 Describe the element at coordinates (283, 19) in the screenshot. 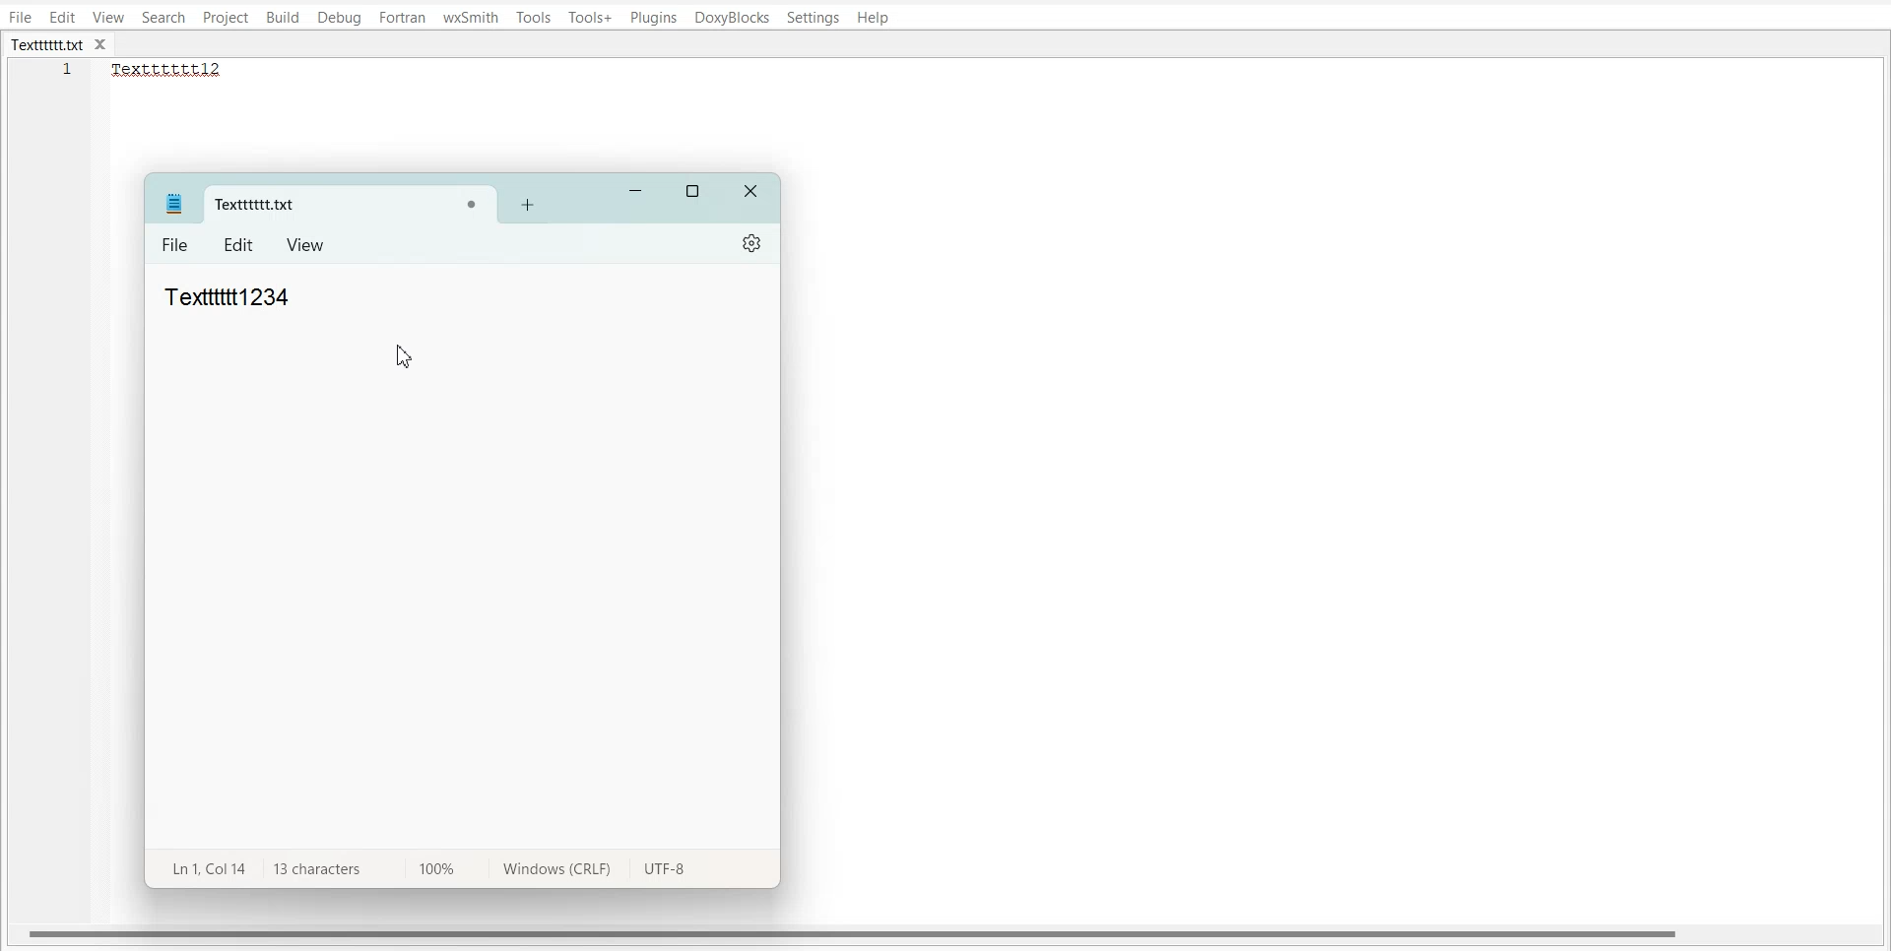

I see `Build` at that location.